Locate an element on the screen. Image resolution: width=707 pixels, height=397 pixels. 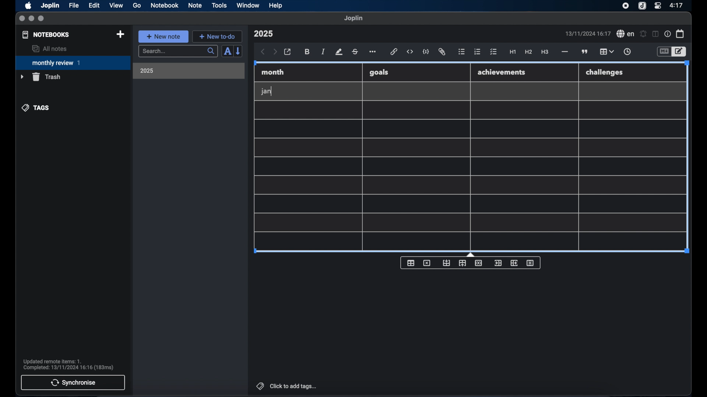
trash is located at coordinates (41, 77).